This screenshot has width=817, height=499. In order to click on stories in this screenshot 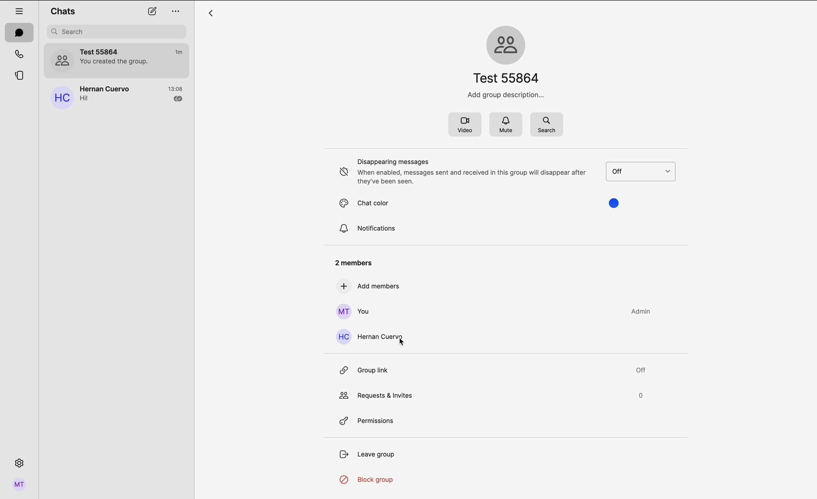, I will do `click(18, 77)`.